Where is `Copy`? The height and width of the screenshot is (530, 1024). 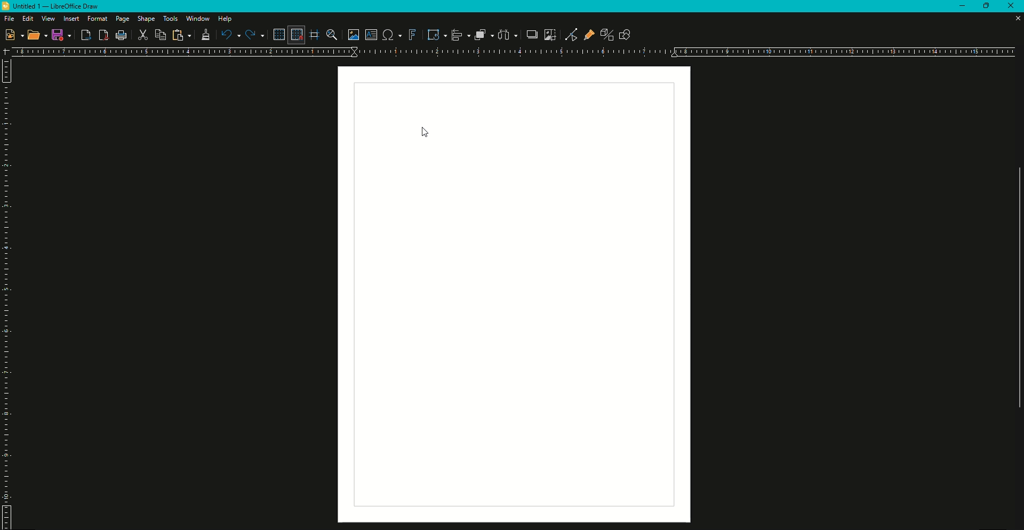
Copy is located at coordinates (160, 35).